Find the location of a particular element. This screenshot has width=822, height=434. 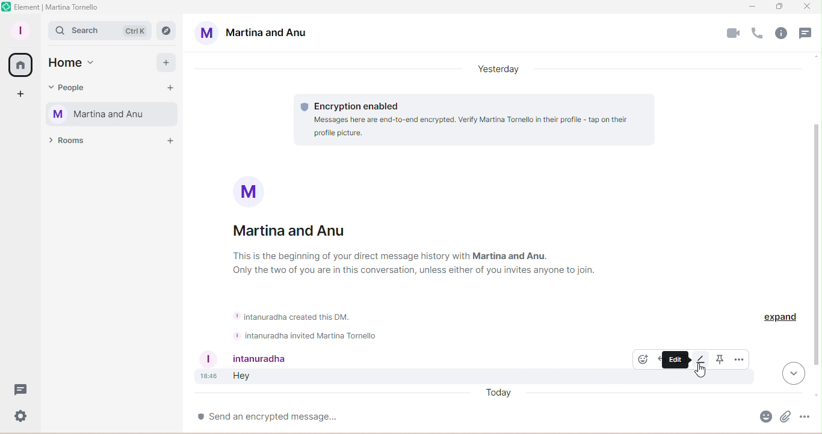

edit is located at coordinates (676, 359).